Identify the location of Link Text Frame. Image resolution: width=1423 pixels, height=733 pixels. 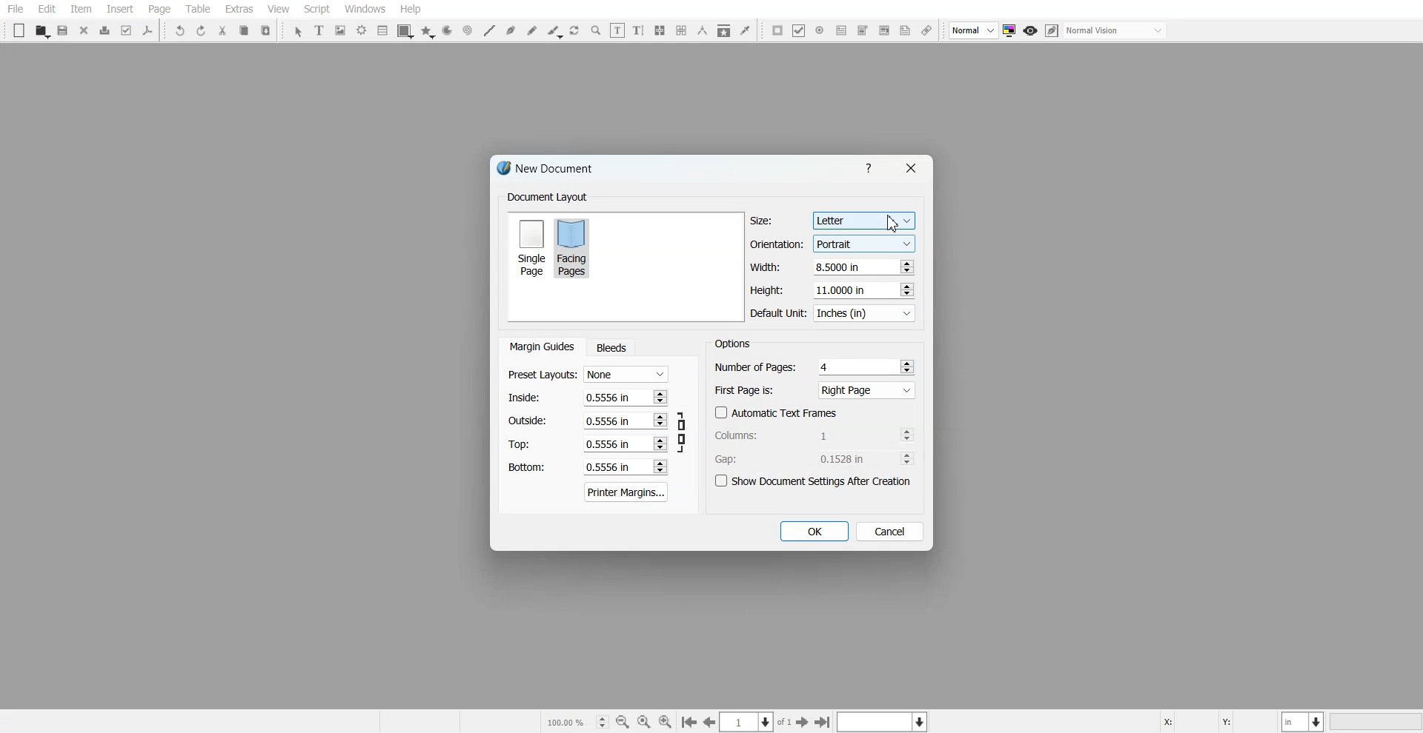
(660, 30).